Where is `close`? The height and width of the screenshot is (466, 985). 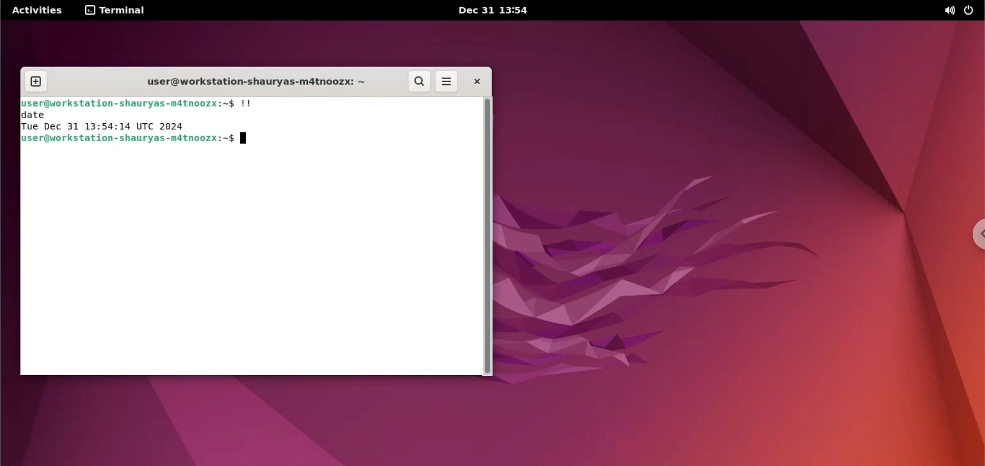
close is located at coordinates (475, 82).